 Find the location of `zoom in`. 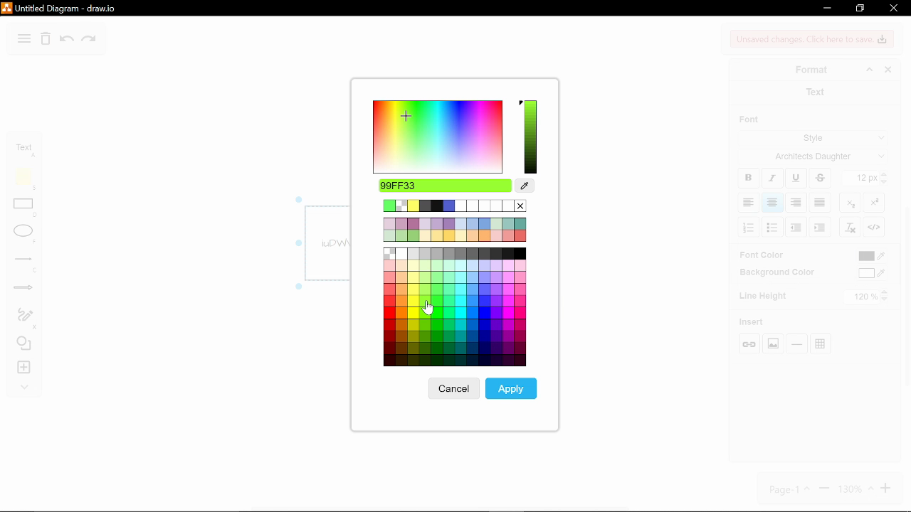

zoom in is located at coordinates (884, 491).